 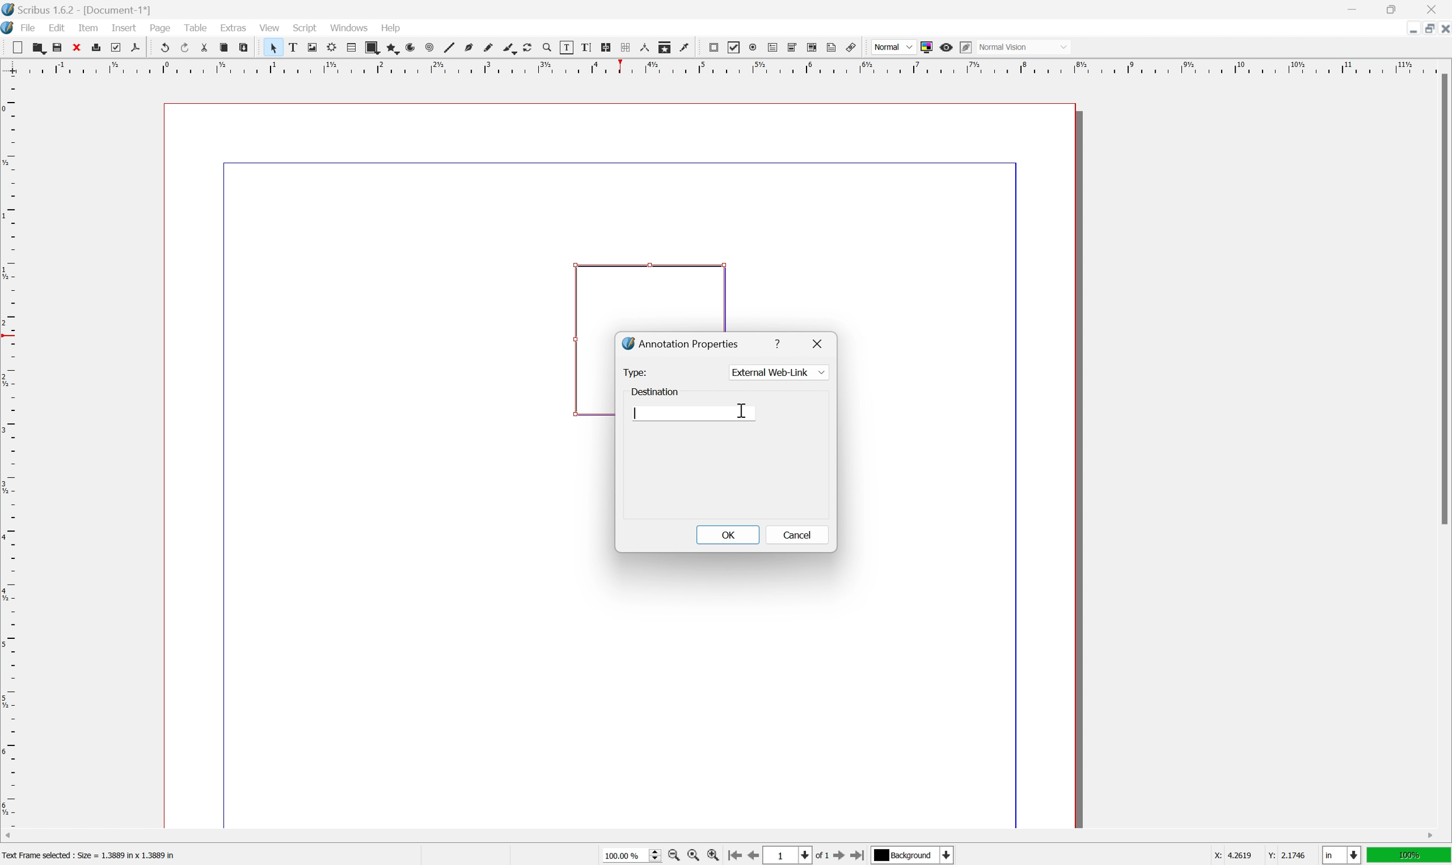 What do you see at coordinates (136, 47) in the screenshot?
I see `save as pdf` at bounding box center [136, 47].